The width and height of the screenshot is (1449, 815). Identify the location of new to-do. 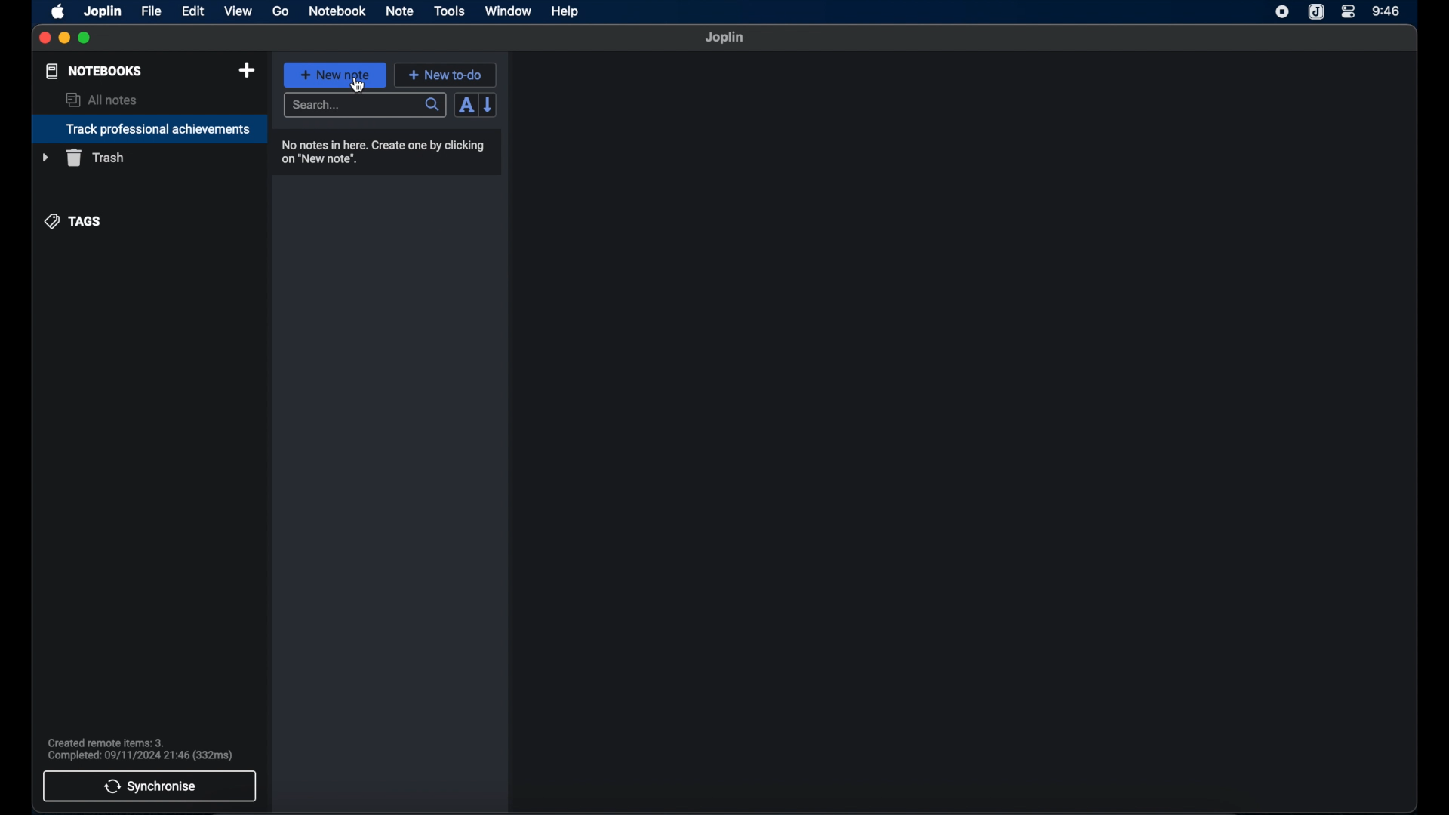
(445, 75).